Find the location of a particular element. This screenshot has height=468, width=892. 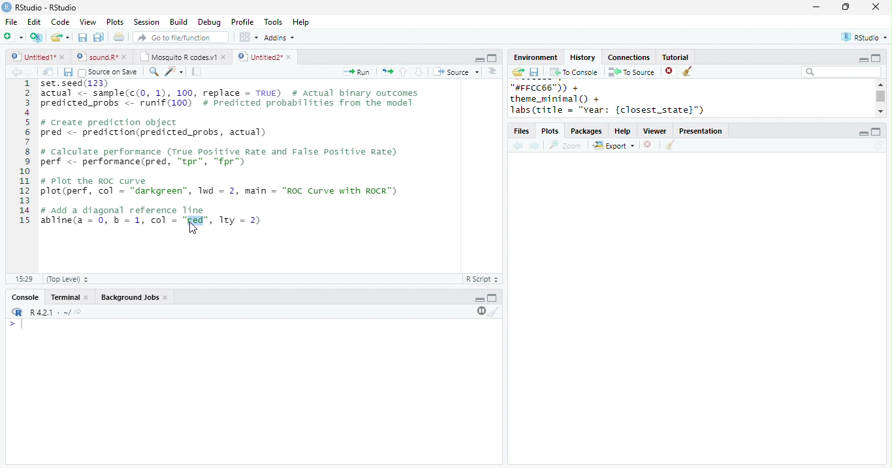

Background Jobs is located at coordinates (129, 297).